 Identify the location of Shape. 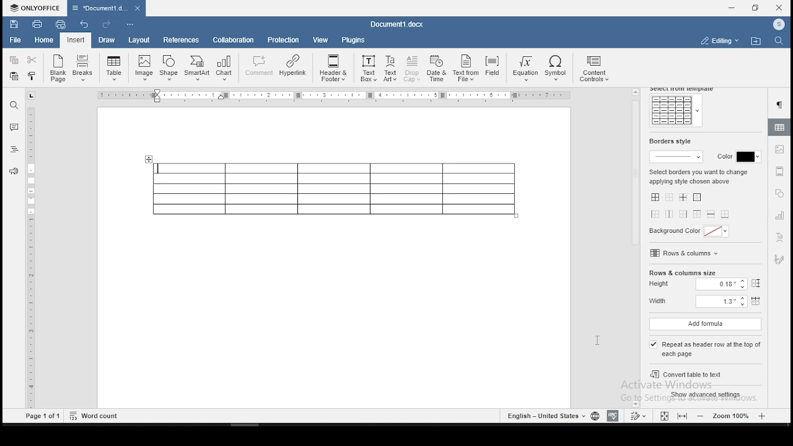
(170, 67).